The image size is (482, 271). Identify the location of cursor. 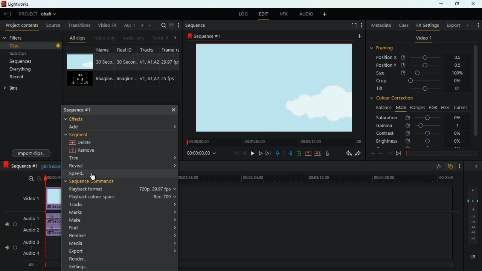
(94, 178).